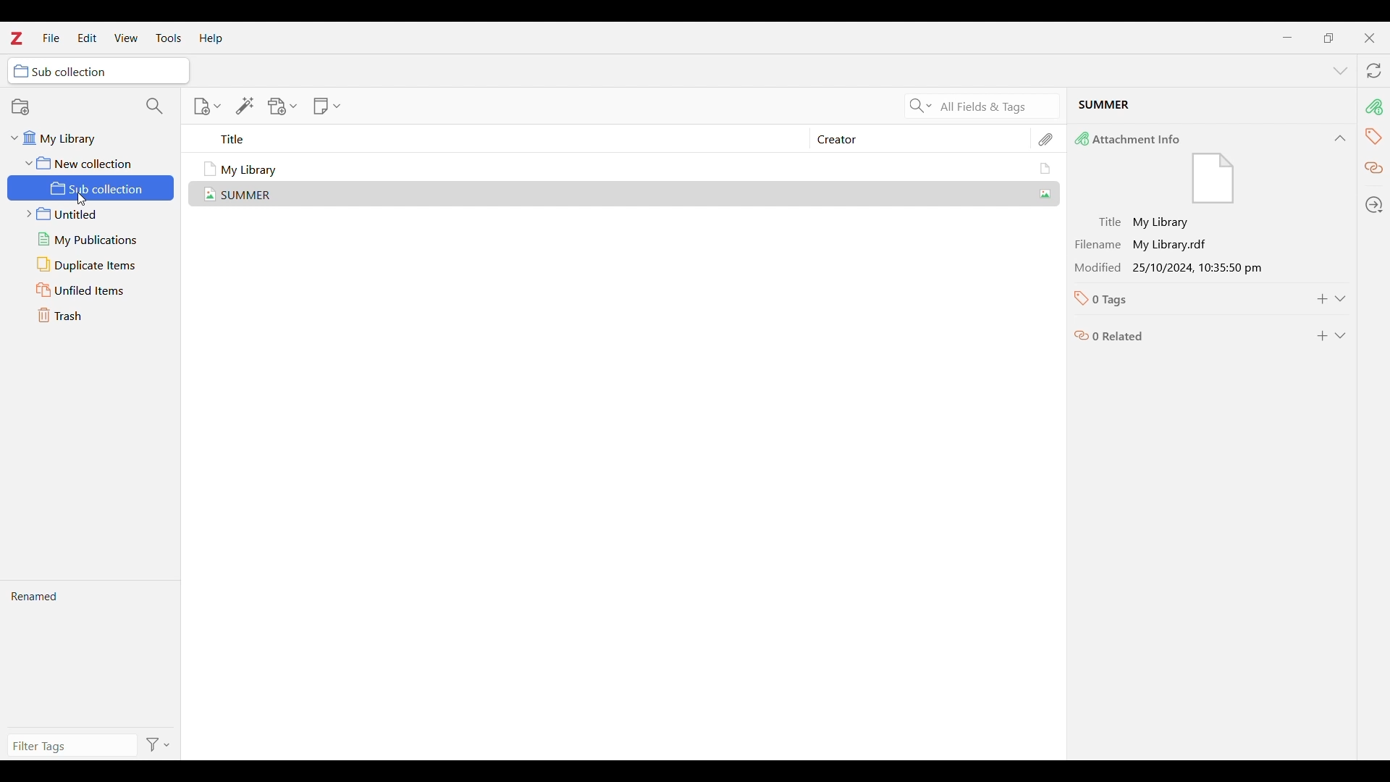 The height and width of the screenshot is (782, 1390). Describe the element at coordinates (1328, 38) in the screenshot. I see `maximize` at that location.